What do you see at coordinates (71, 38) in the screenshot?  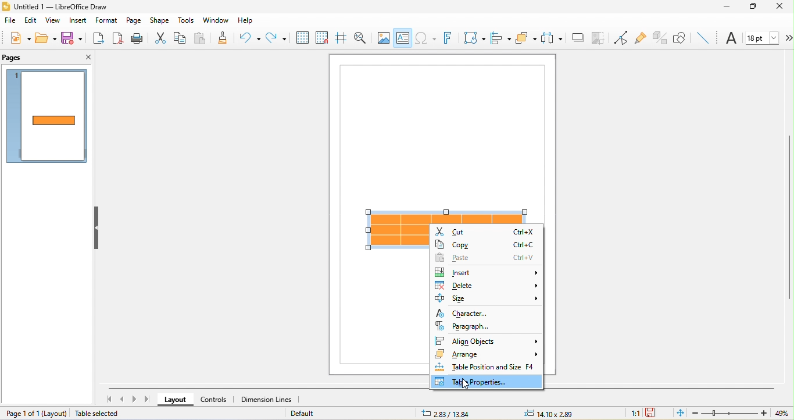 I see `save` at bounding box center [71, 38].